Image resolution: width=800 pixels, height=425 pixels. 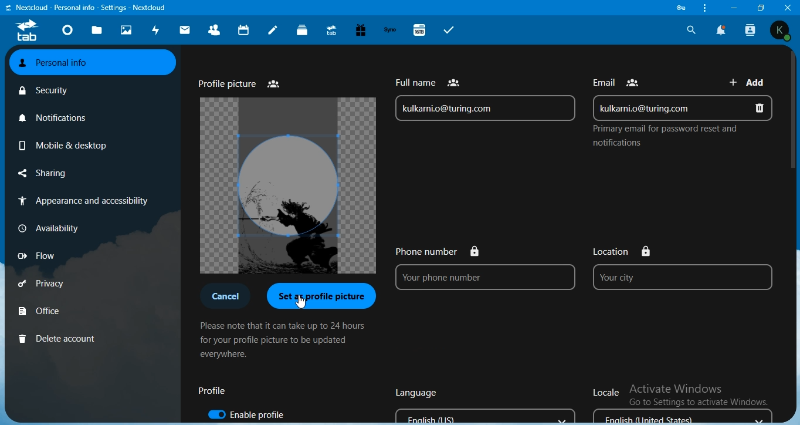 What do you see at coordinates (212, 392) in the screenshot?
I see `Profile` at bounding box center [212, 392].